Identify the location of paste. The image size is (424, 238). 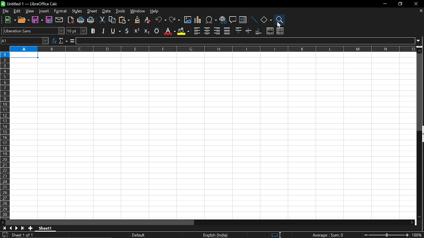
(124, 20).